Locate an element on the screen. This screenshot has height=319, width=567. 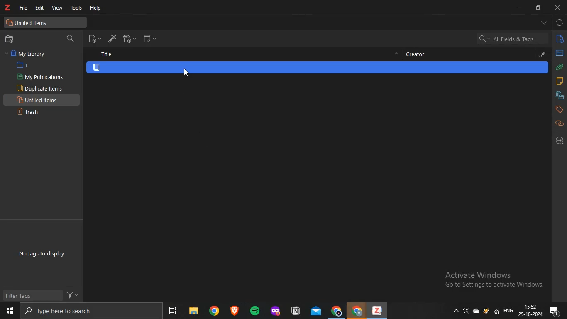
spotify is located at coordinates (253, 310).